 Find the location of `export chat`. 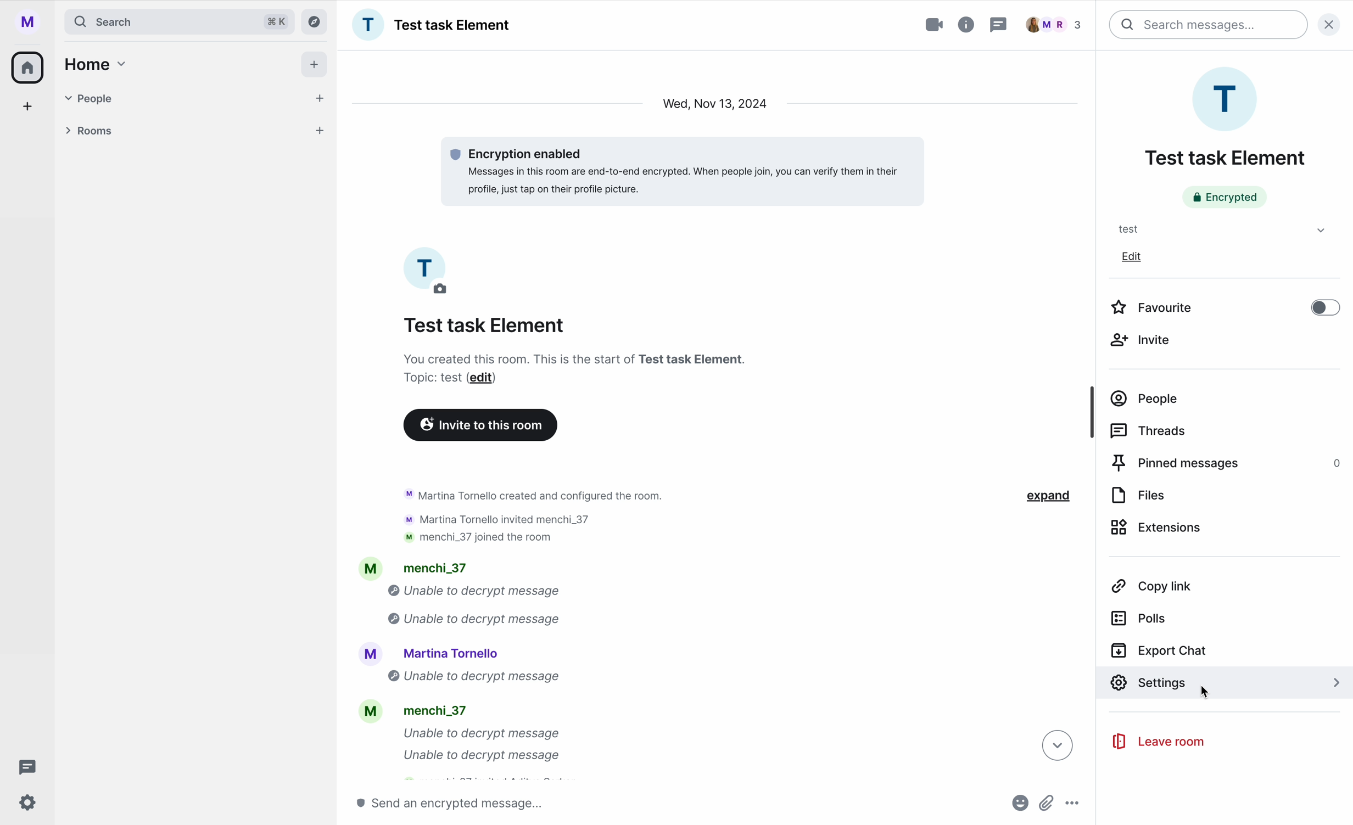

export chat is located at coordinates (1160, 651).